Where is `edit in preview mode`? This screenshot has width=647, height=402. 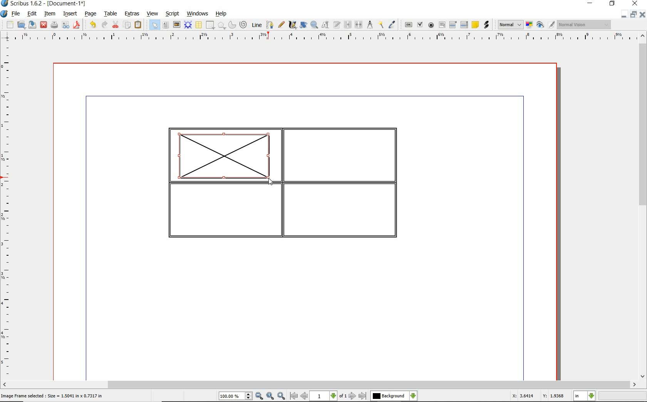 edit in preview mode is located at coordinates (551, 25).